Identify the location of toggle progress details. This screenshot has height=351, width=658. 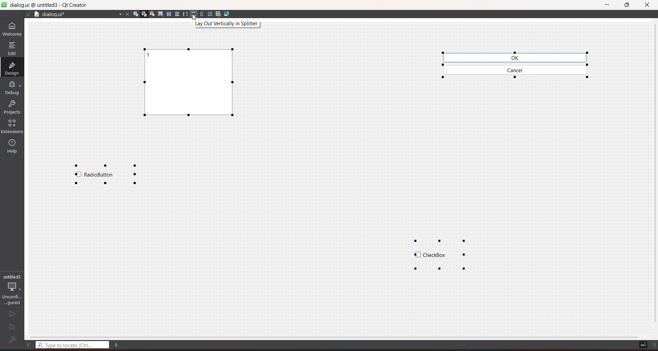
(643, 344).